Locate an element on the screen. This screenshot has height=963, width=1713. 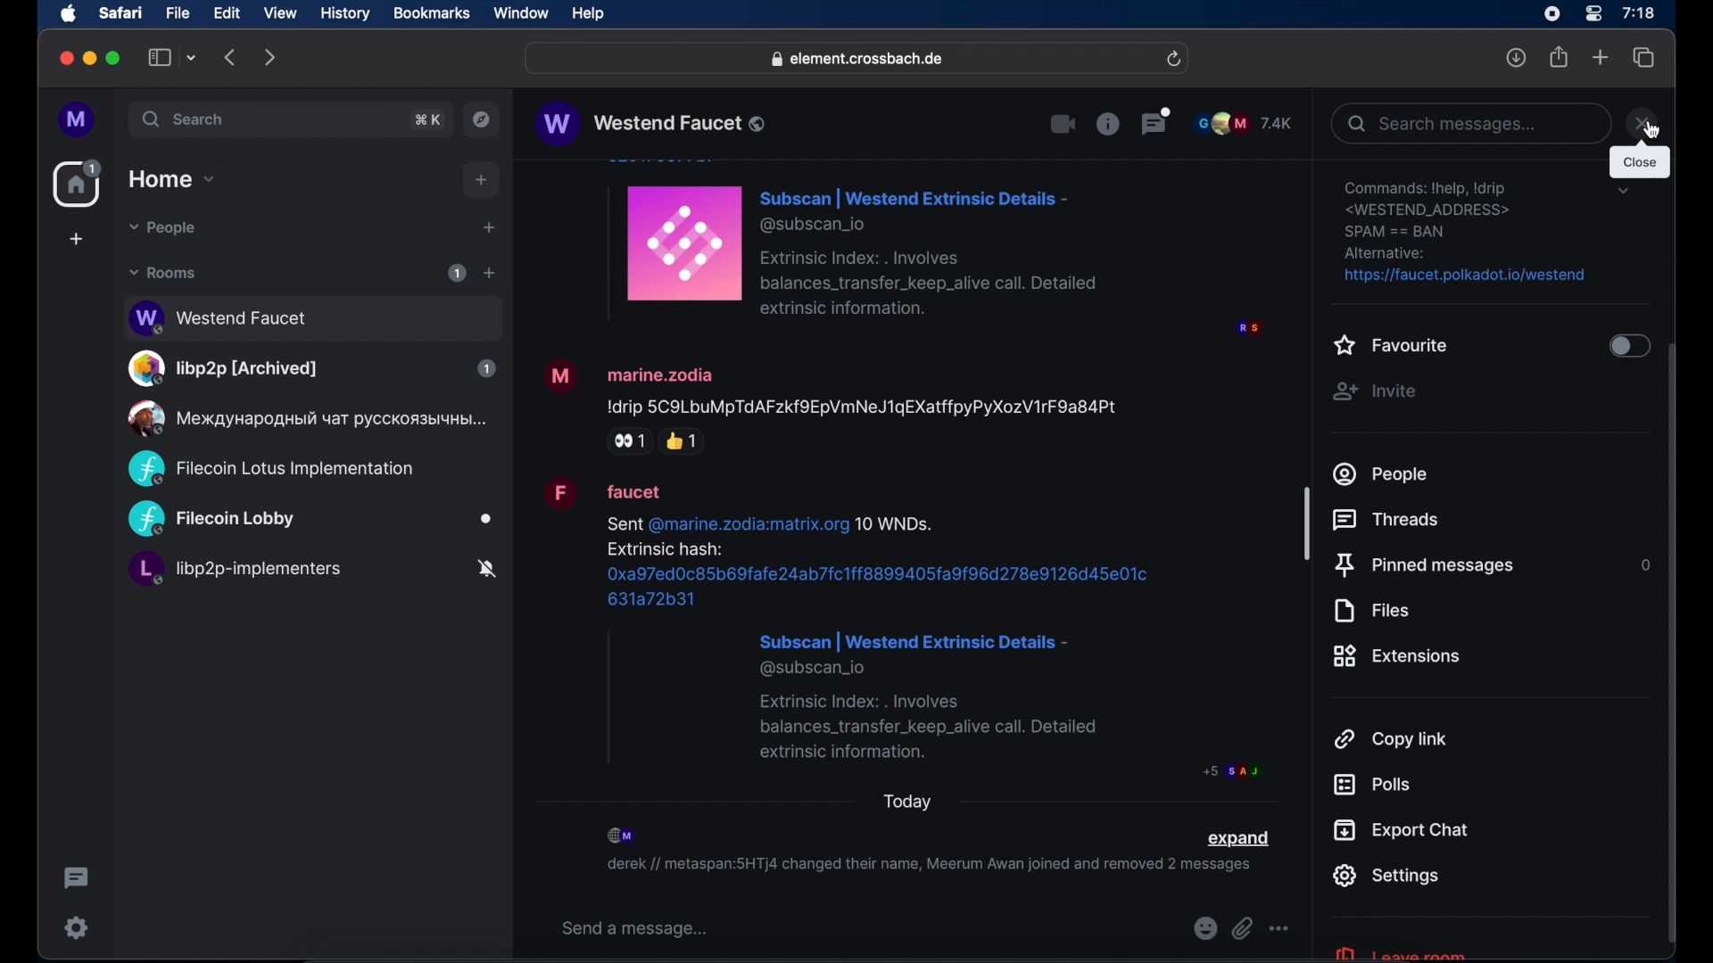
participants is located at coordinates (1244, 123).